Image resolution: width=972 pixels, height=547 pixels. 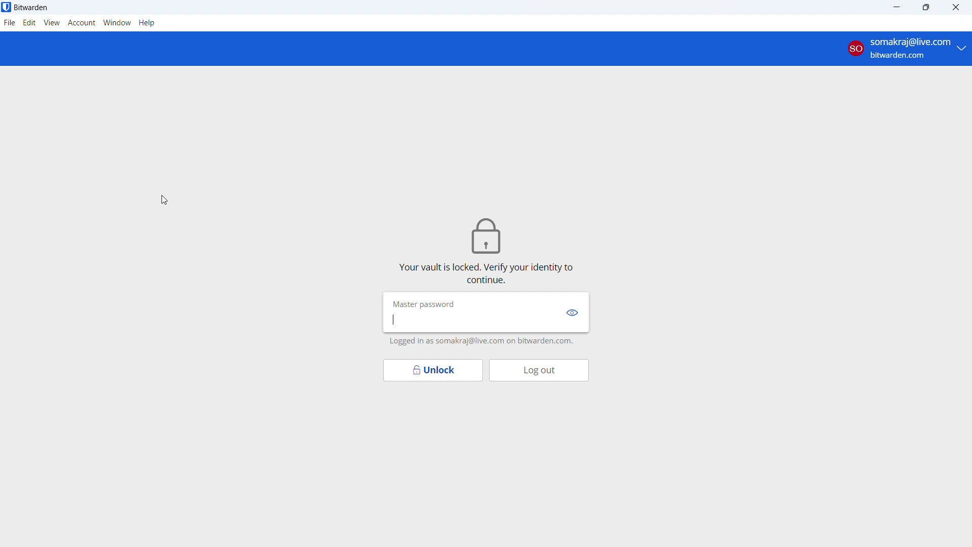 What do you see at coordinates (82, 23) in the screenshot?
I see `account` at bounding box center [82, 23].